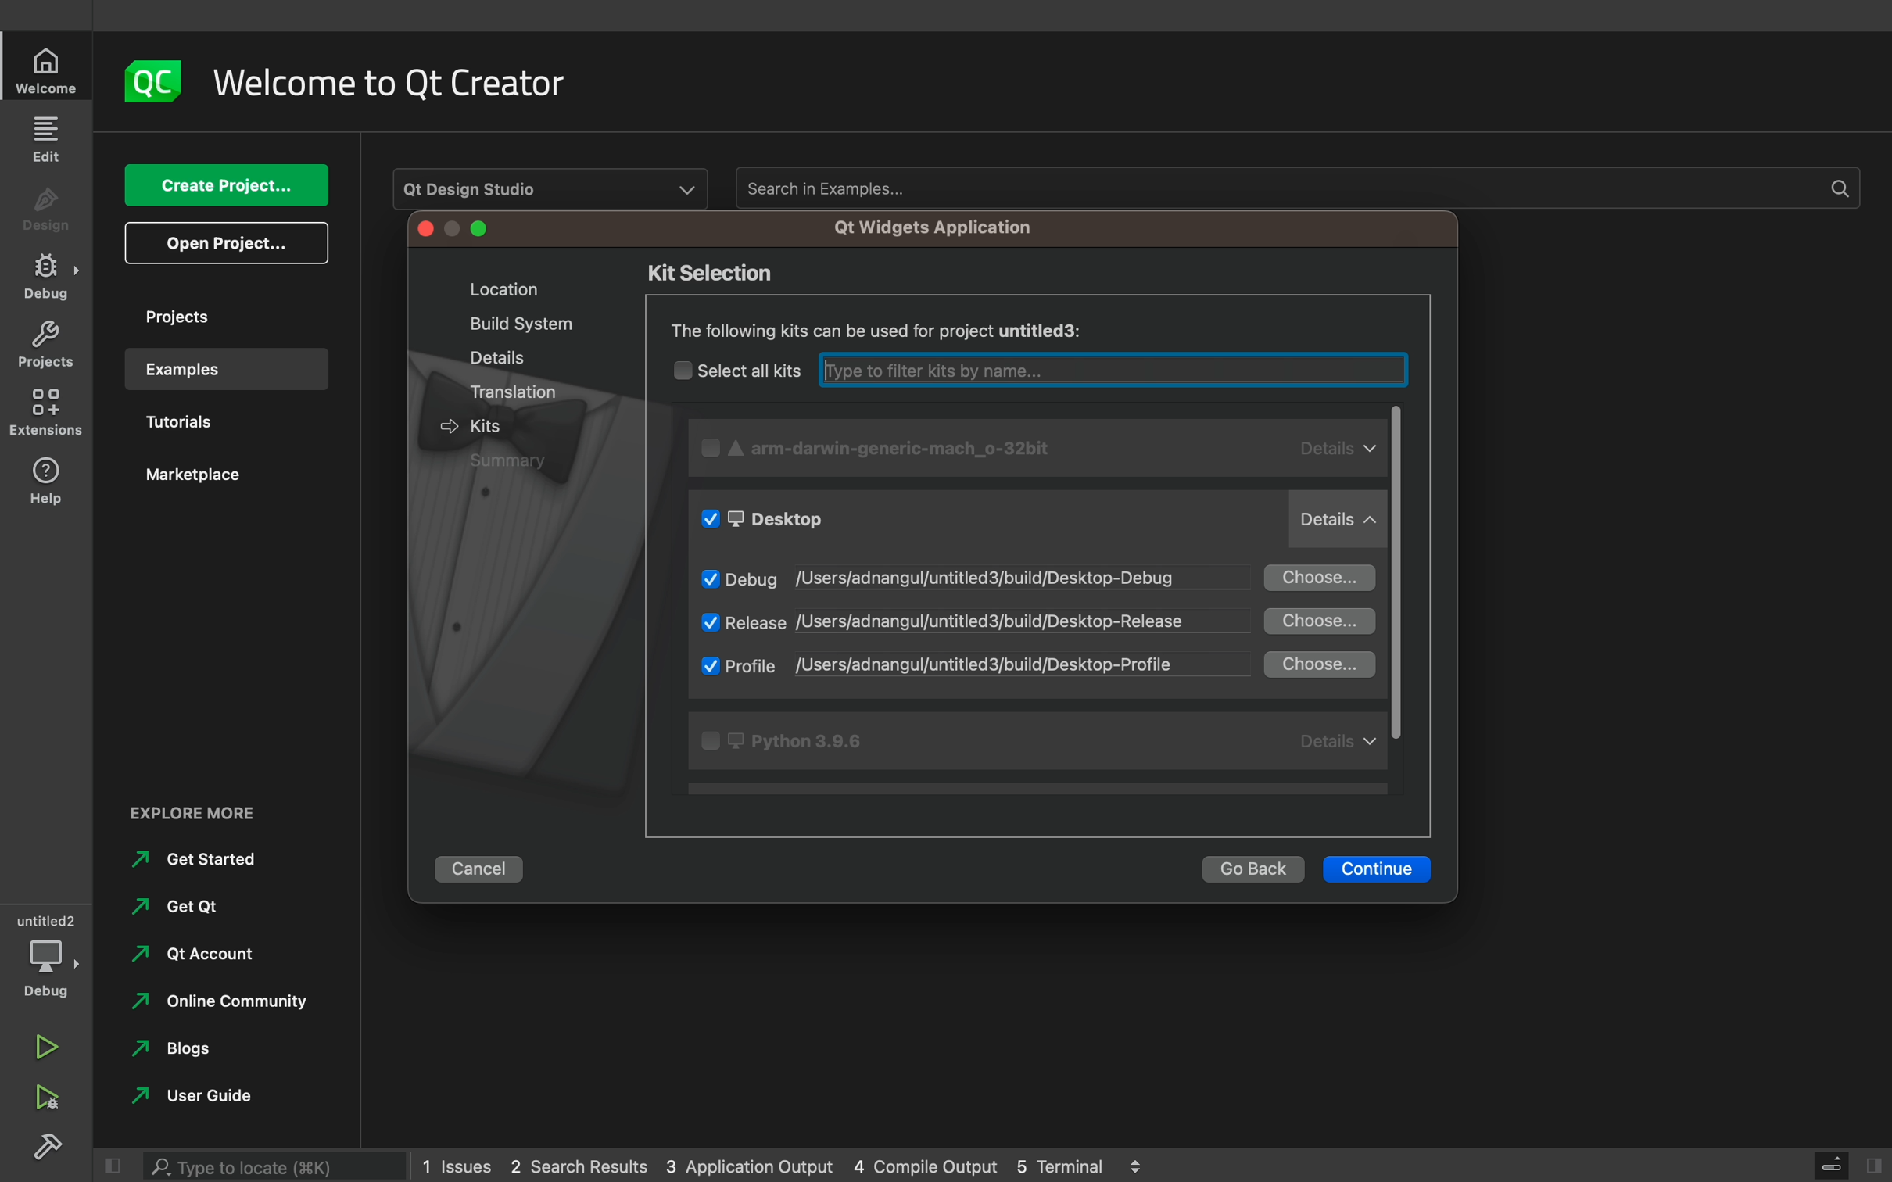 The image size is (1892, 1182). What do you see at coordinates (403, 83) in the screenshot?
I see `welcome to qt creator` at bounding box center [403, 83].